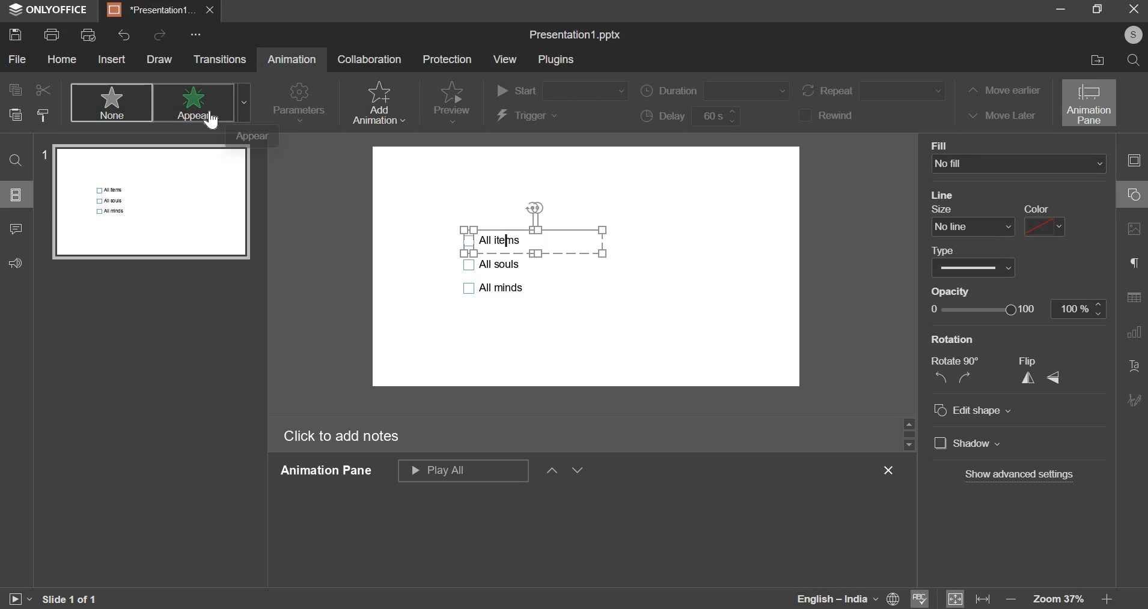 The image size is (1148, 609). What do you see at coordinates (968, 443) in the screenshot?
I see `shadow` at bounding box center [968, 443].